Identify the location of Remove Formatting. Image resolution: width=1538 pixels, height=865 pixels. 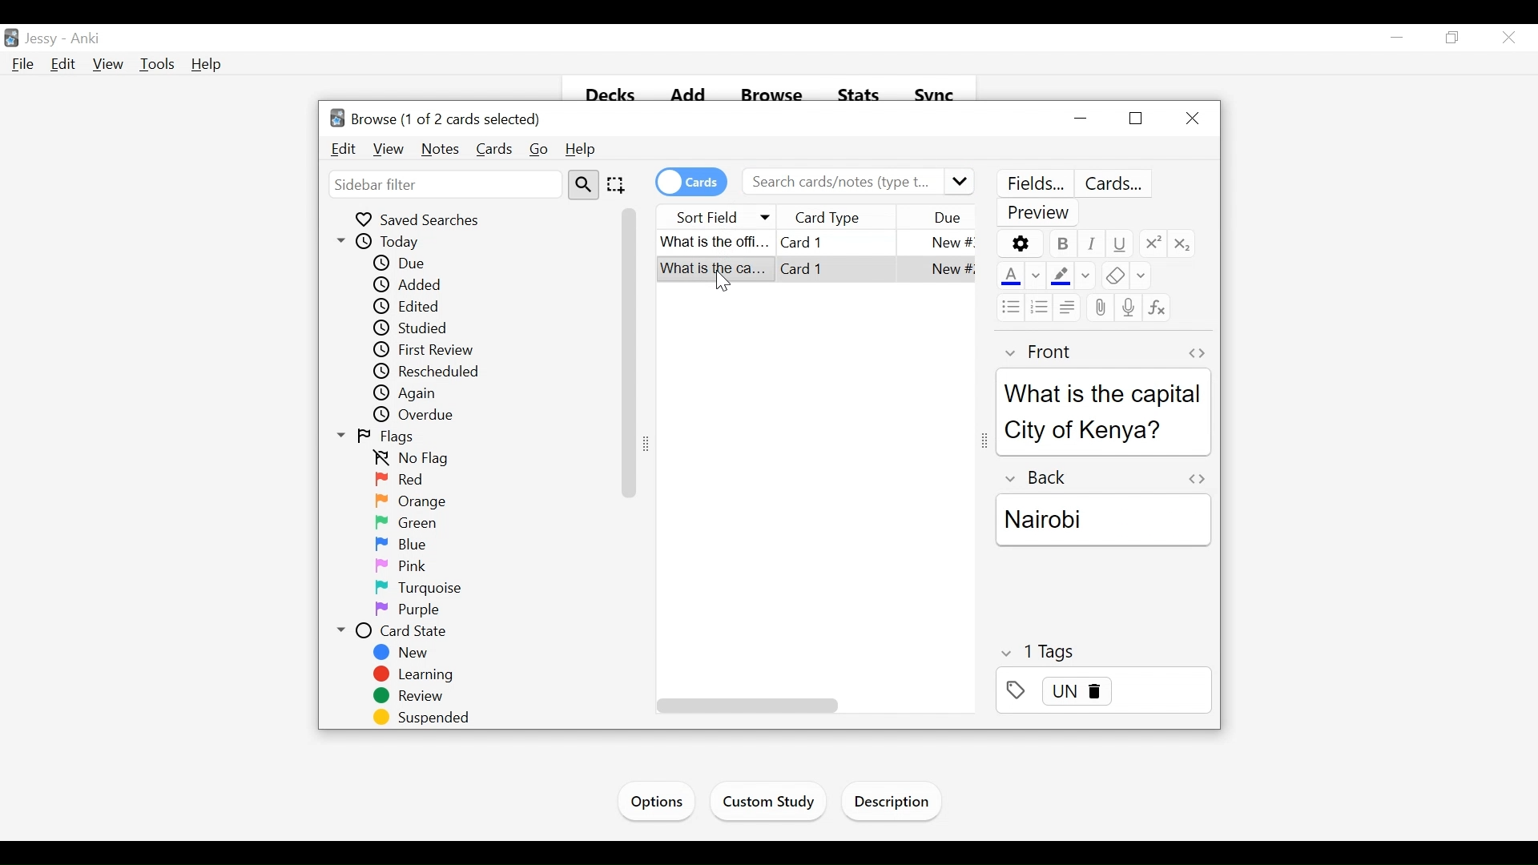
(1112, 277).